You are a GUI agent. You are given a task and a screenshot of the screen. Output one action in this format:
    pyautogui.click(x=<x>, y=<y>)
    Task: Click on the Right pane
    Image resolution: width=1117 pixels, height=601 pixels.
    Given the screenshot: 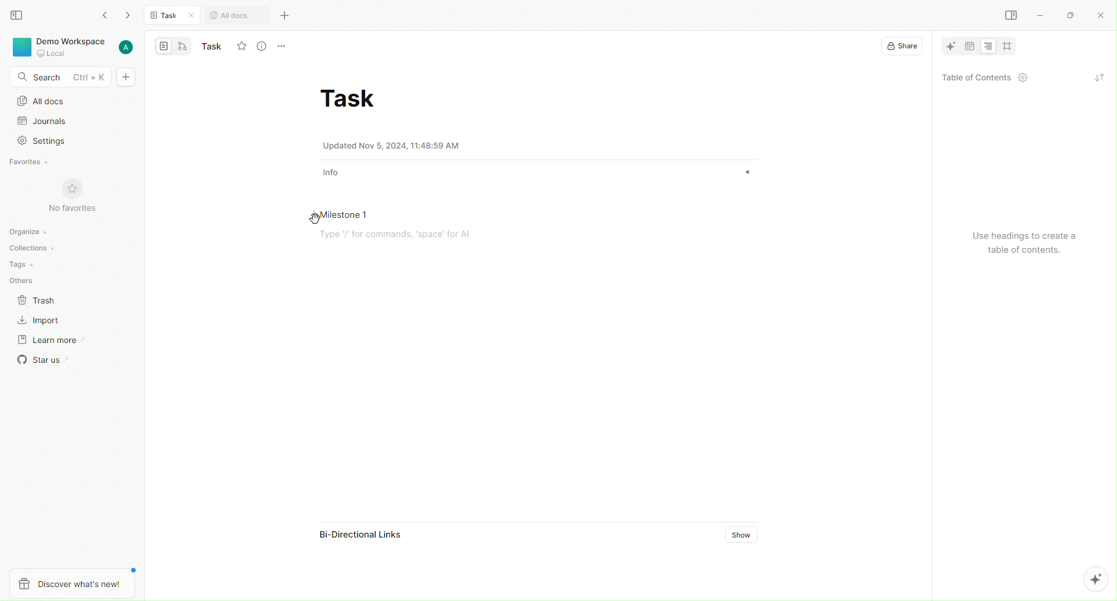 What is the action you would take?
    pyautogui.click(x=1013, y=16)
    